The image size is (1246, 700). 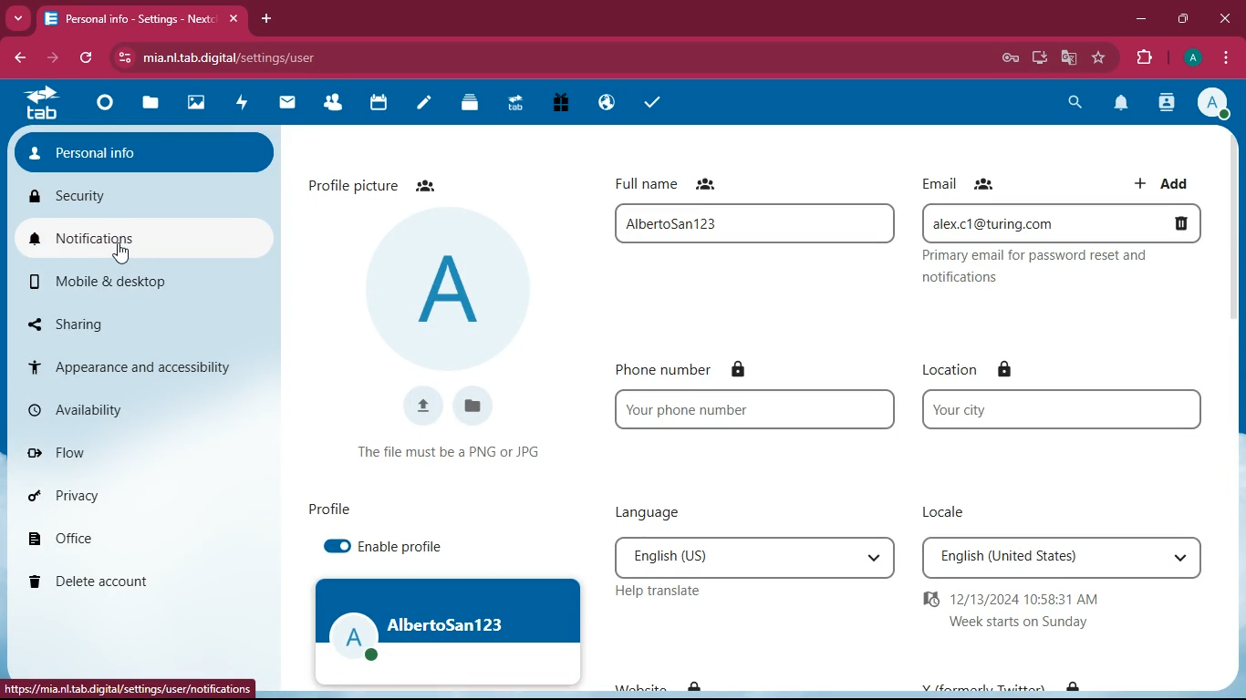 What do you see at coordinates (562, 105) in the screenshot?
I see `gift` at bounding box center [562, 105].